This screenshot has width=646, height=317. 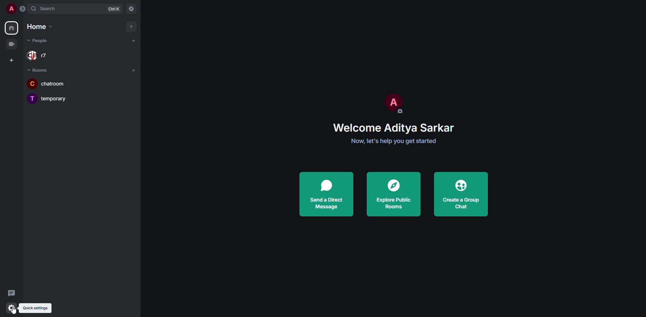 What do you see at coordinates (49, 83) in the screenshot?
I see `chatroom` at bounding box center [49, 83].